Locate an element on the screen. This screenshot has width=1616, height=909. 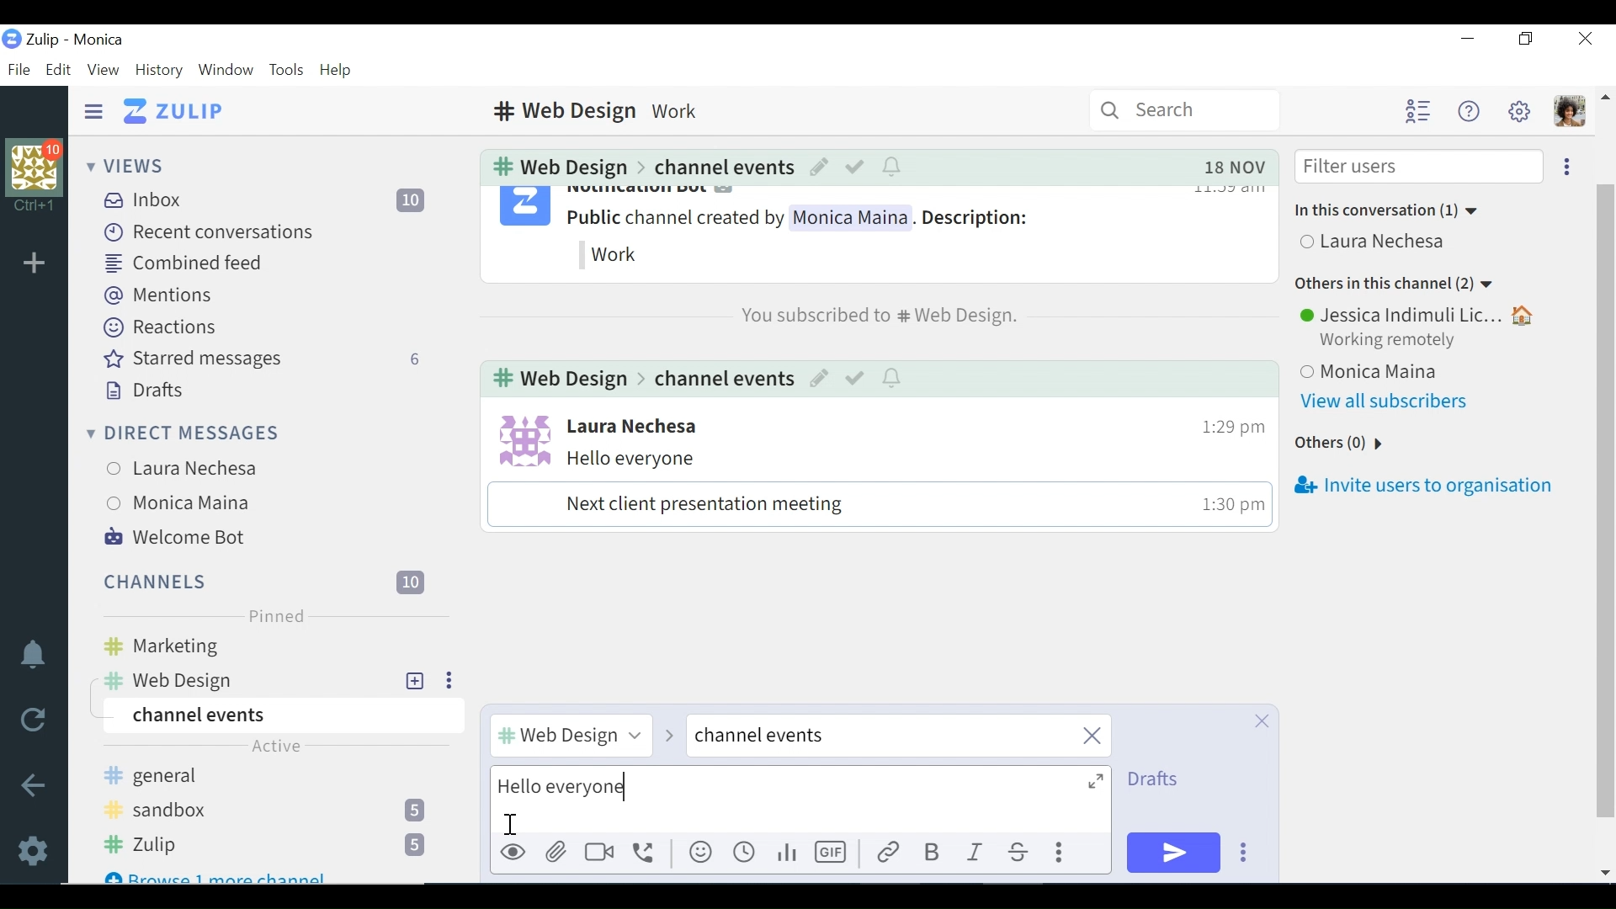
mark as resolved is located at coordinates (856, 380).